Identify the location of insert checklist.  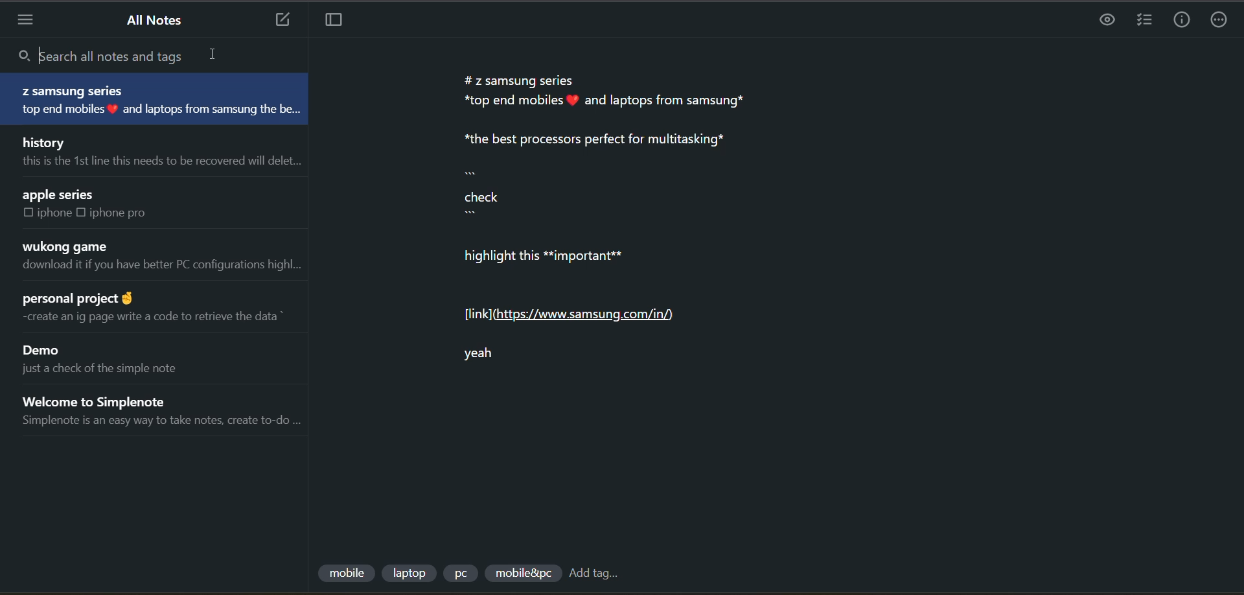
(1141, 21).